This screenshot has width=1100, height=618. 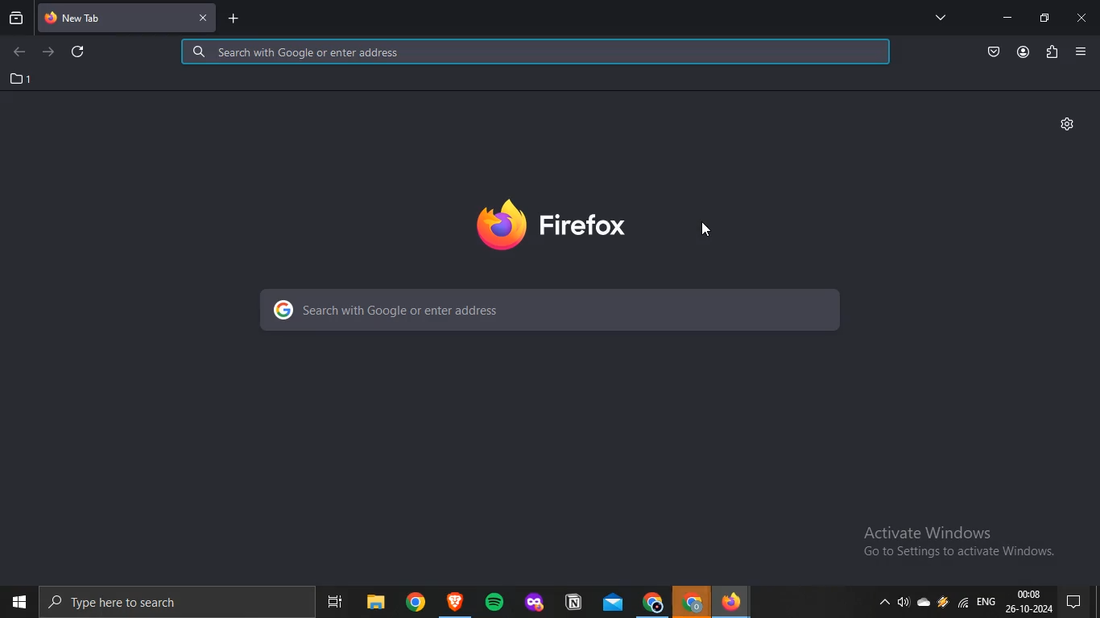 I want to click on mail, so click(x=610, y=599).